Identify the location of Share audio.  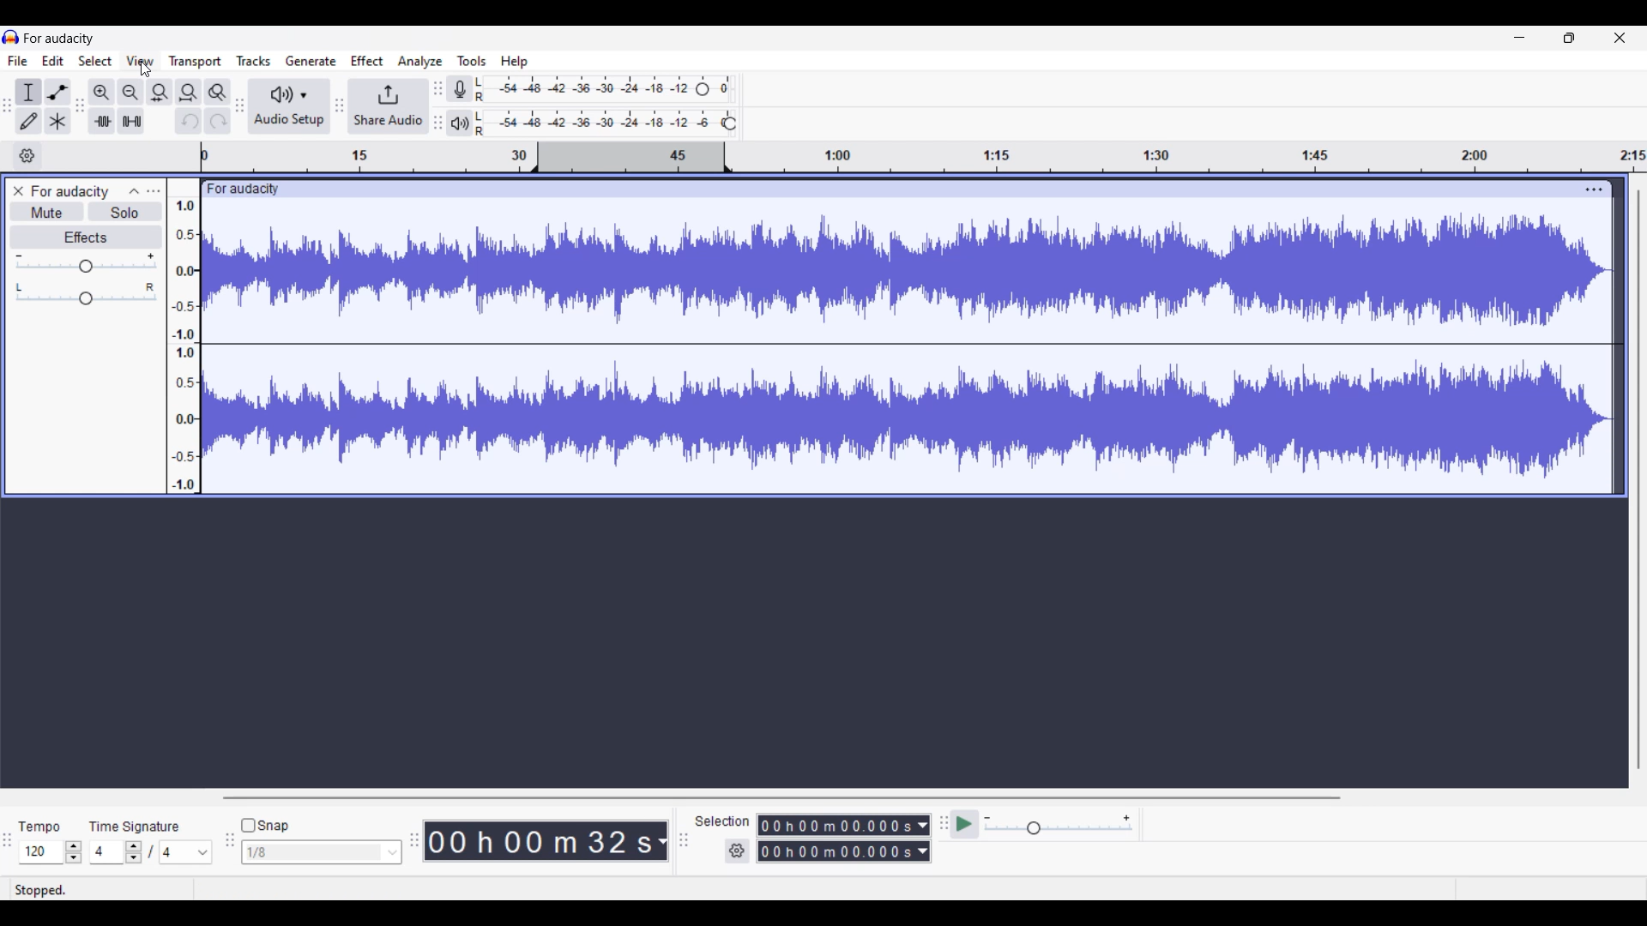
(388, 106).